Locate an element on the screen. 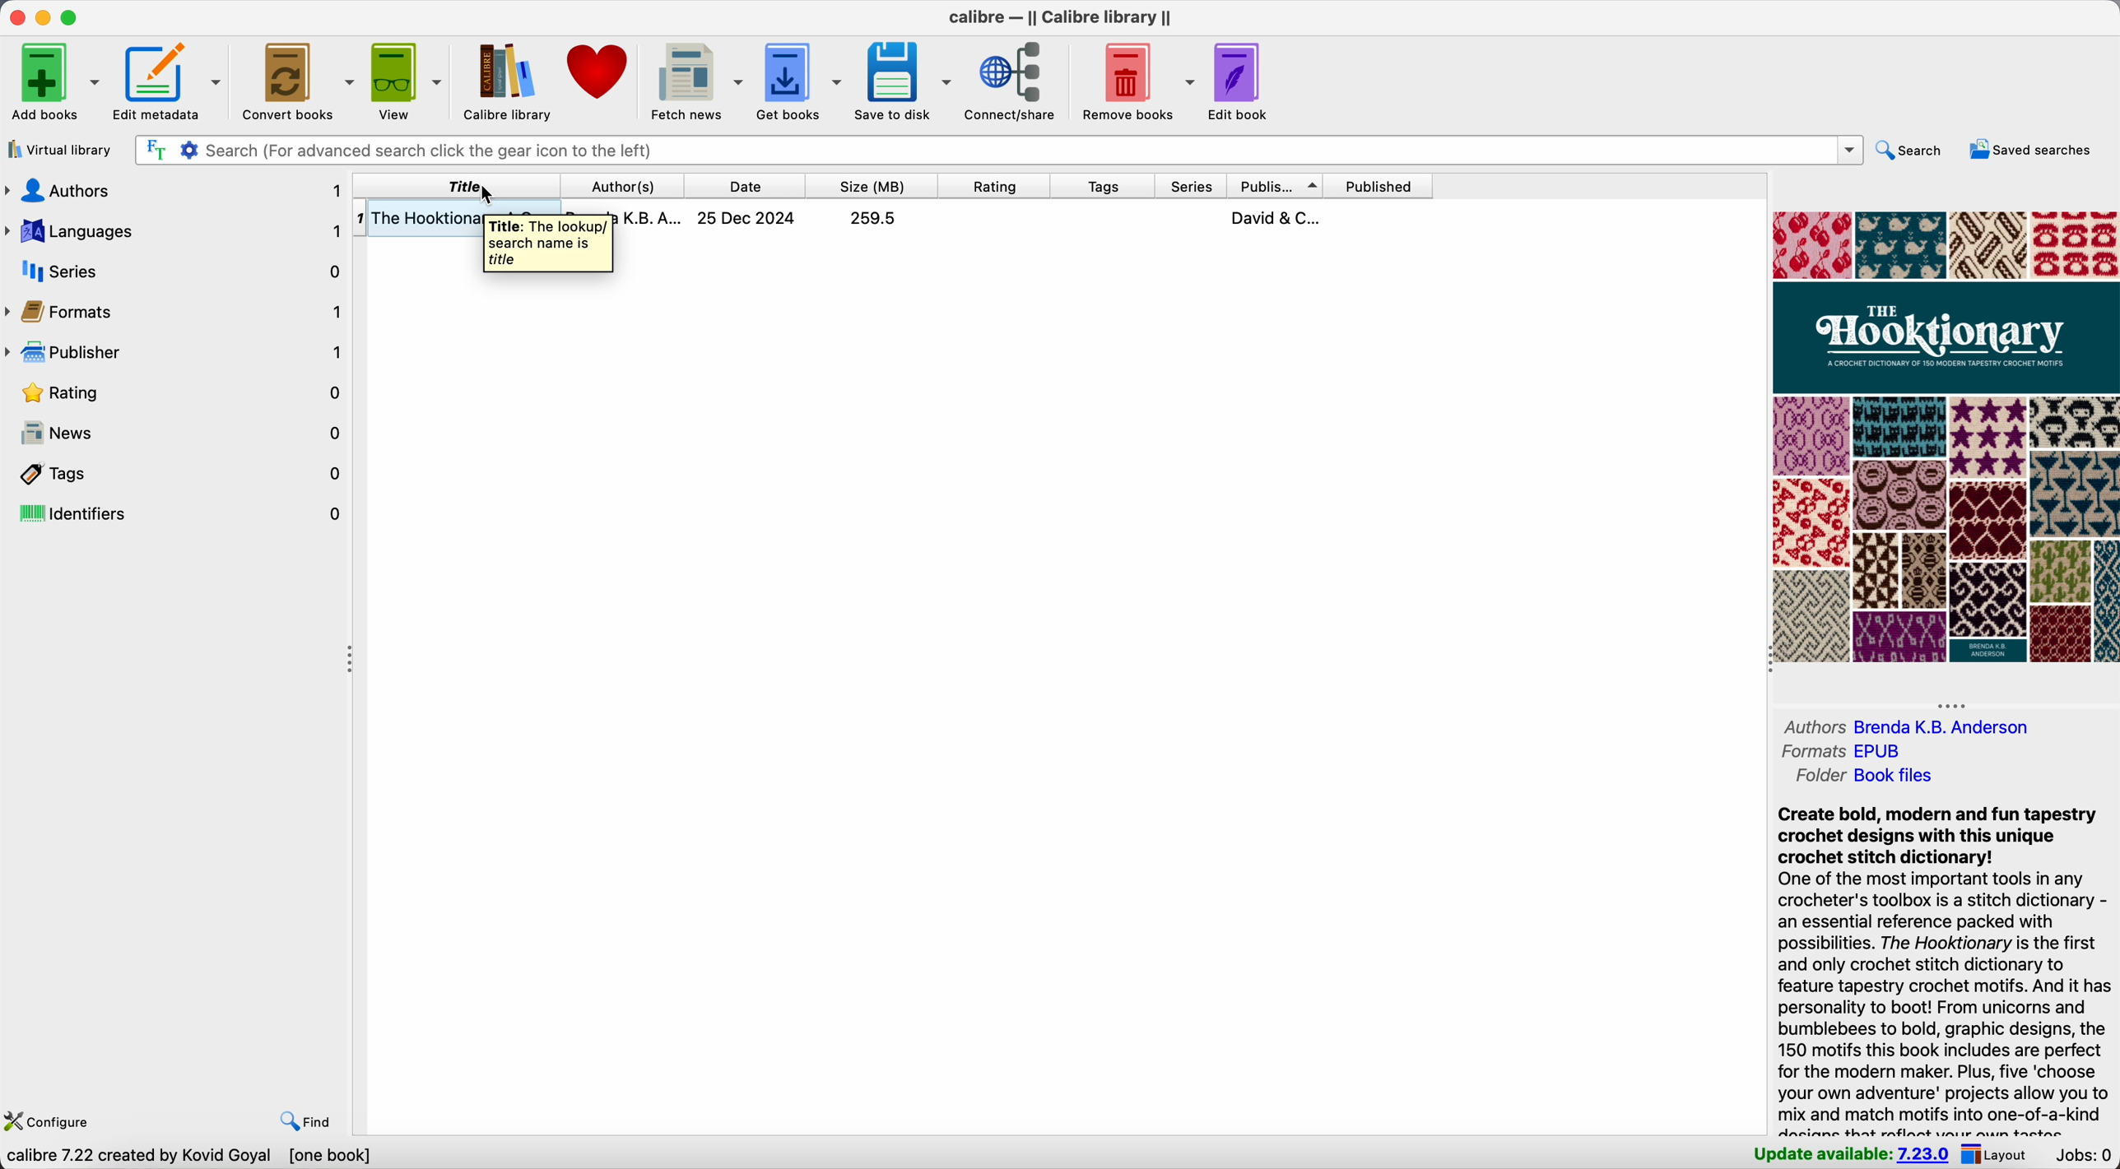 The image size is (2120, 1169). rating is located at coordinates (175, 395).